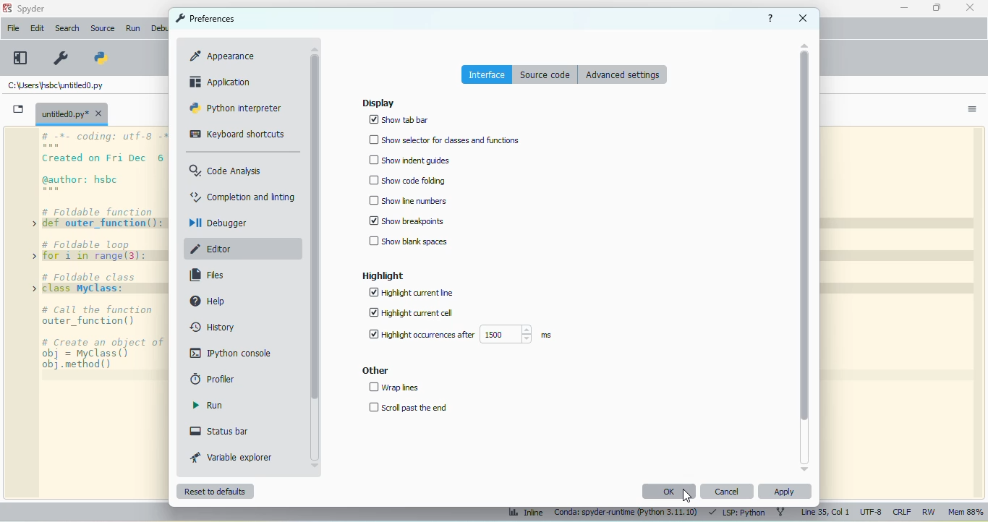 The image size is (988, 522). Describe the element at coordinates (669, 492) in the screenshot. I see `OK` at that location.